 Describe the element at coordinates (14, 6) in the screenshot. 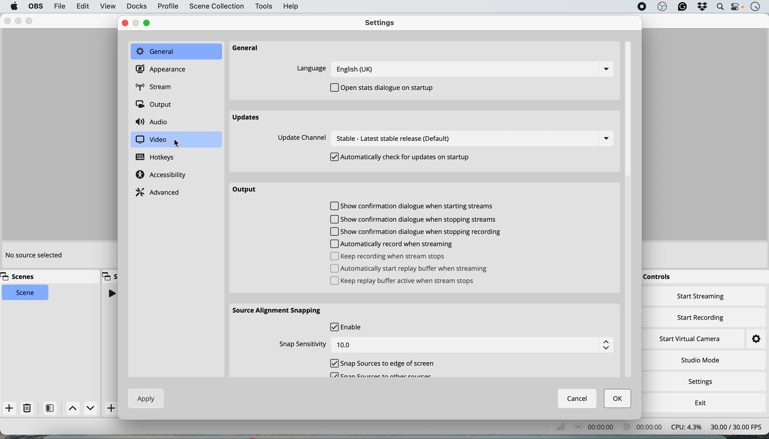

I see `system logo` at that location.